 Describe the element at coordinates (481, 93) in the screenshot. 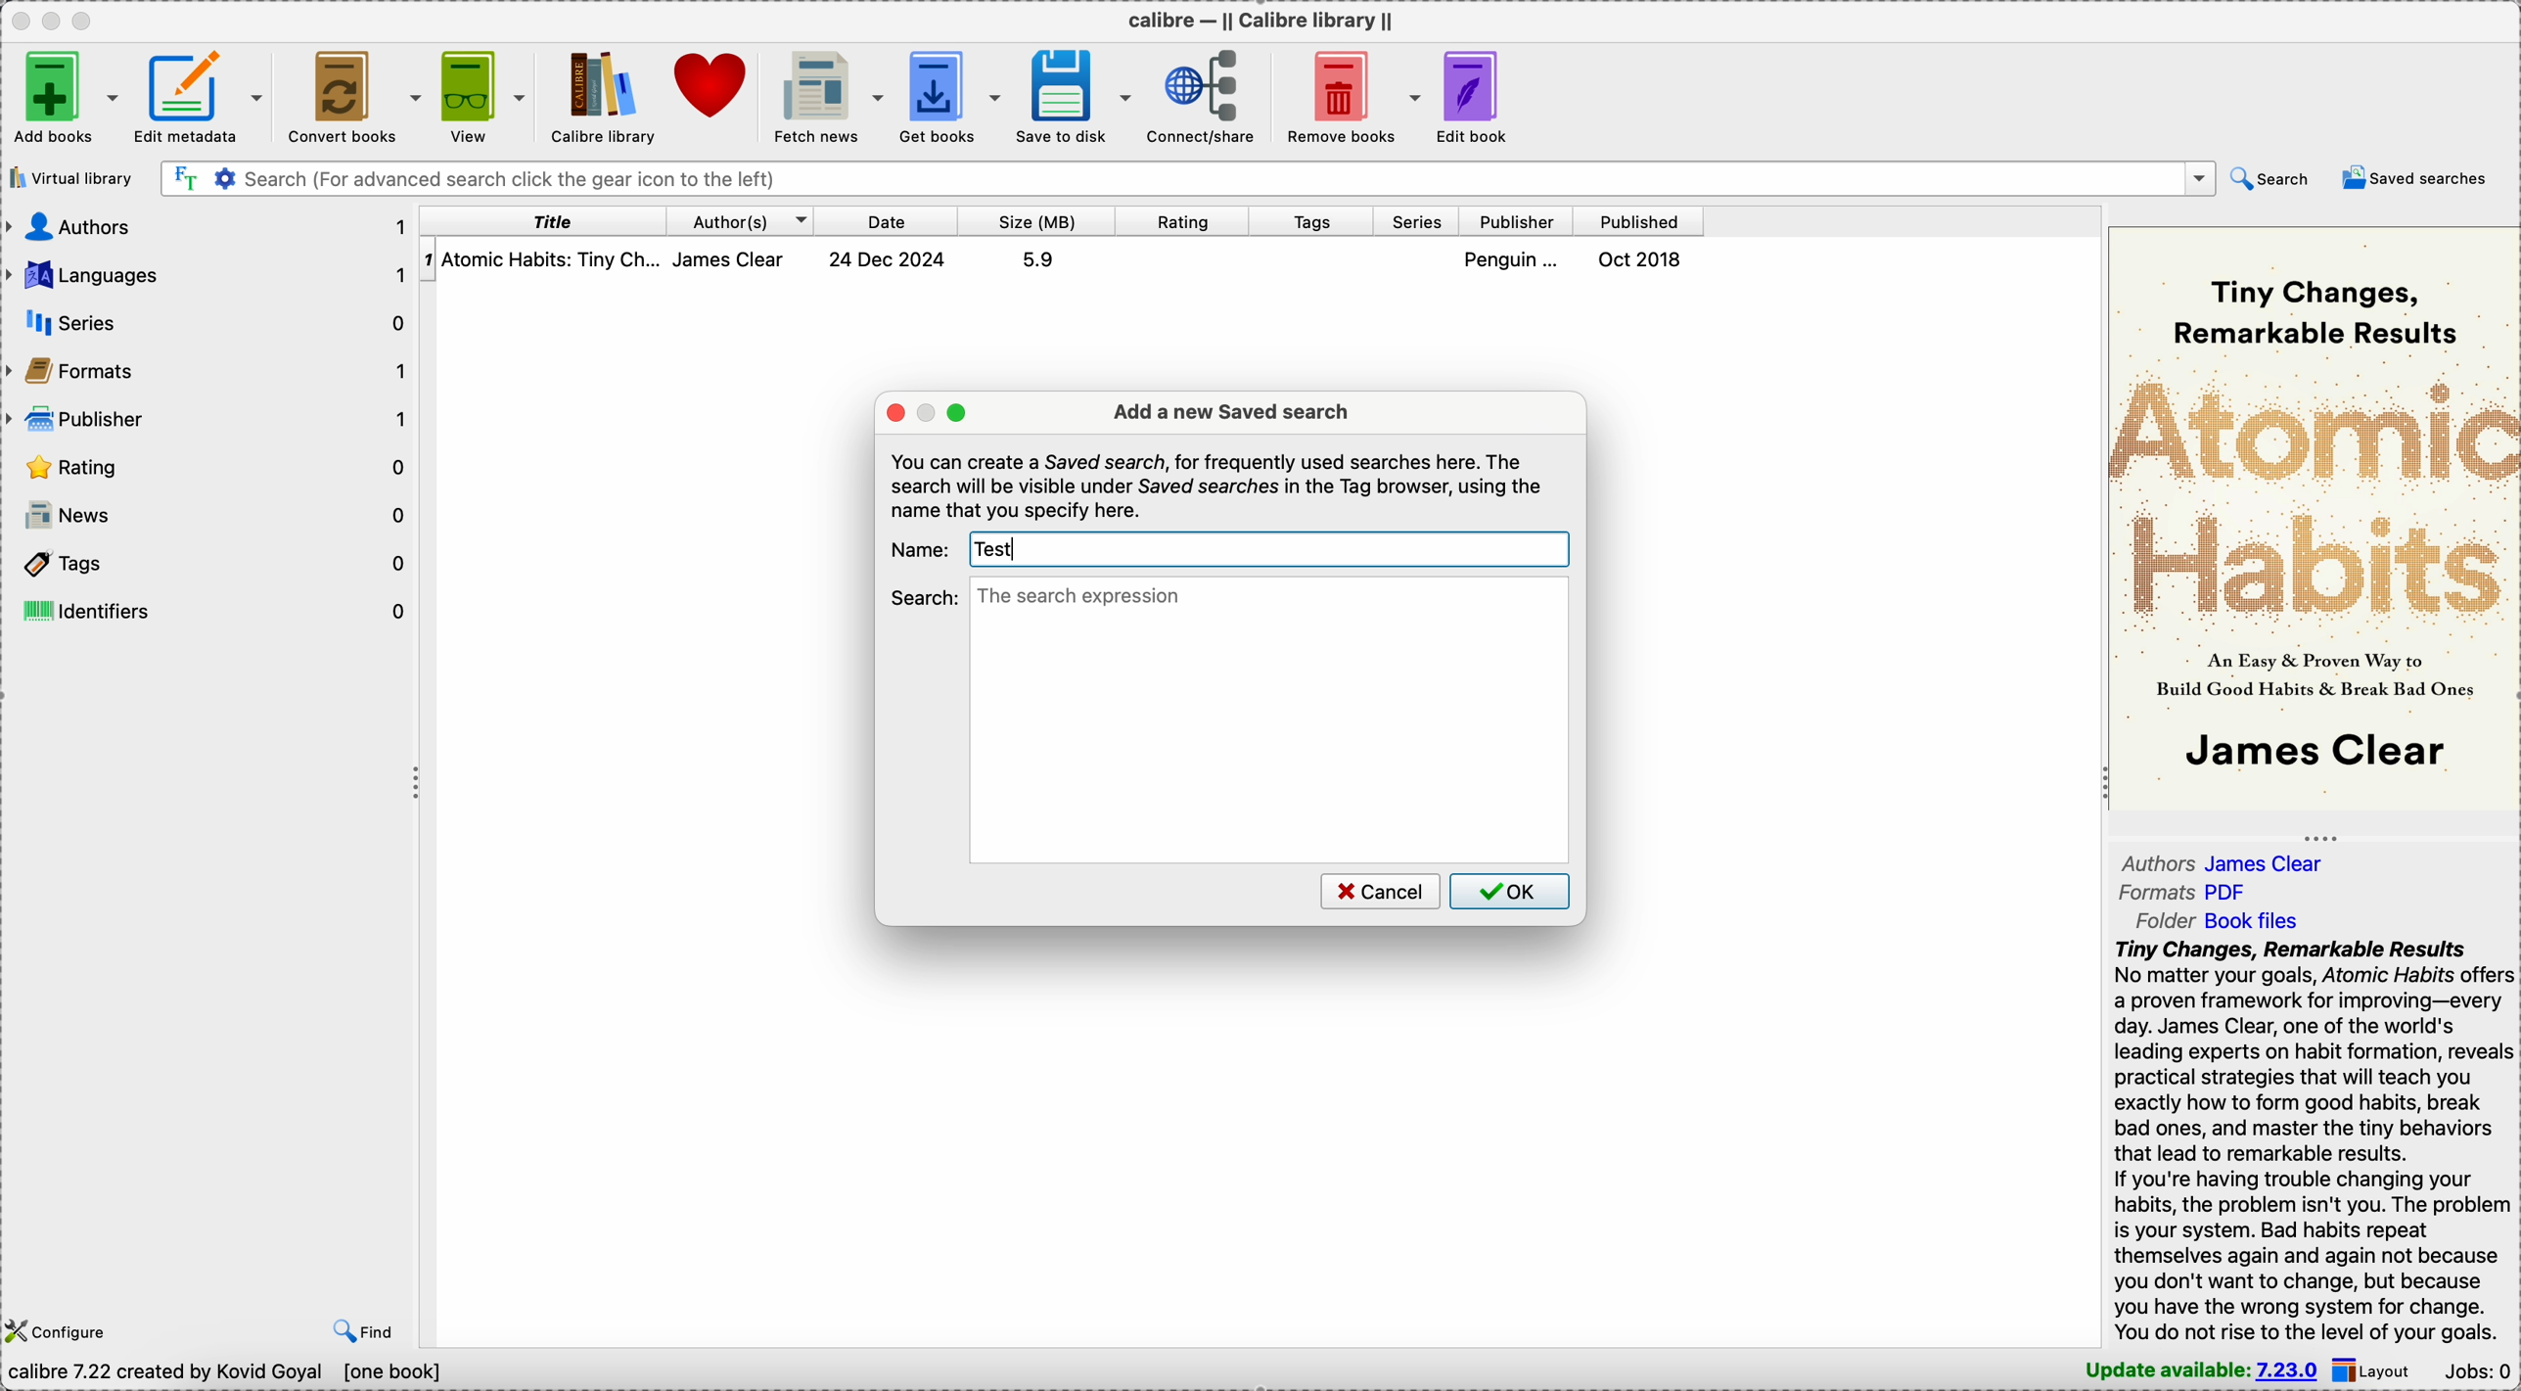

I see `view` at that location.